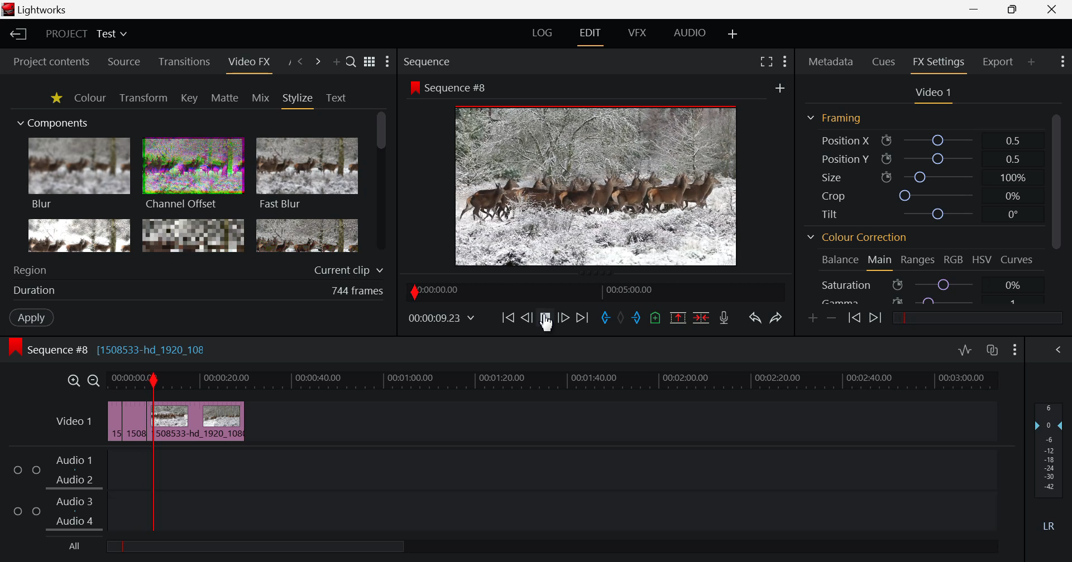 This screenshot has width=1072, height=562. I want to click on Region, so click(199, 269).